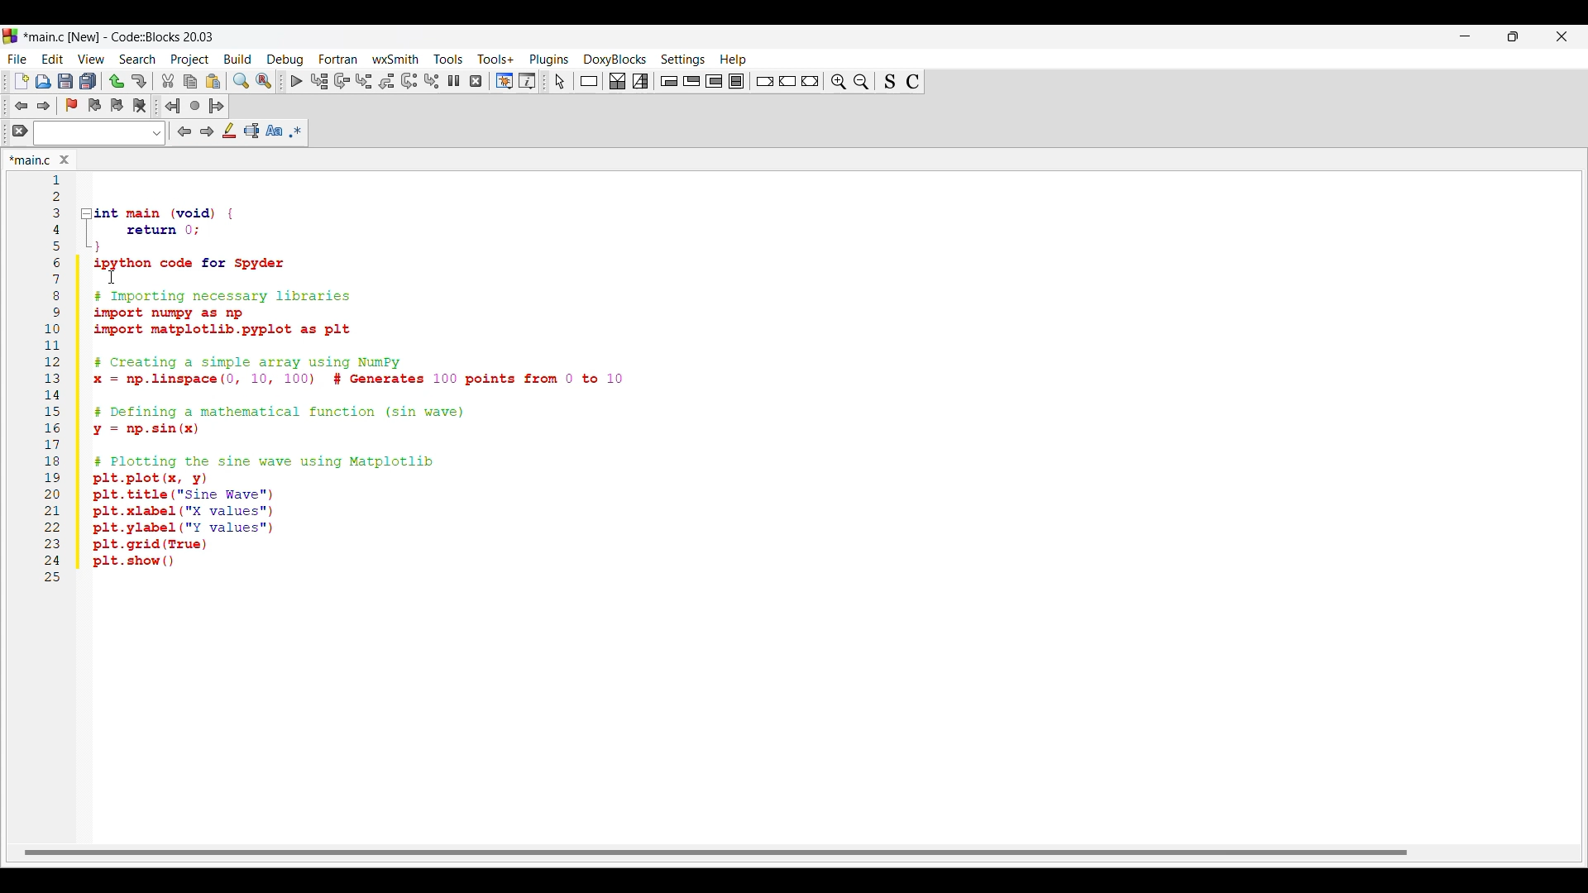  What do you see at coordinates (17, 60) in the screenshot?
I see `File menu` at bounding box center [17, 60].